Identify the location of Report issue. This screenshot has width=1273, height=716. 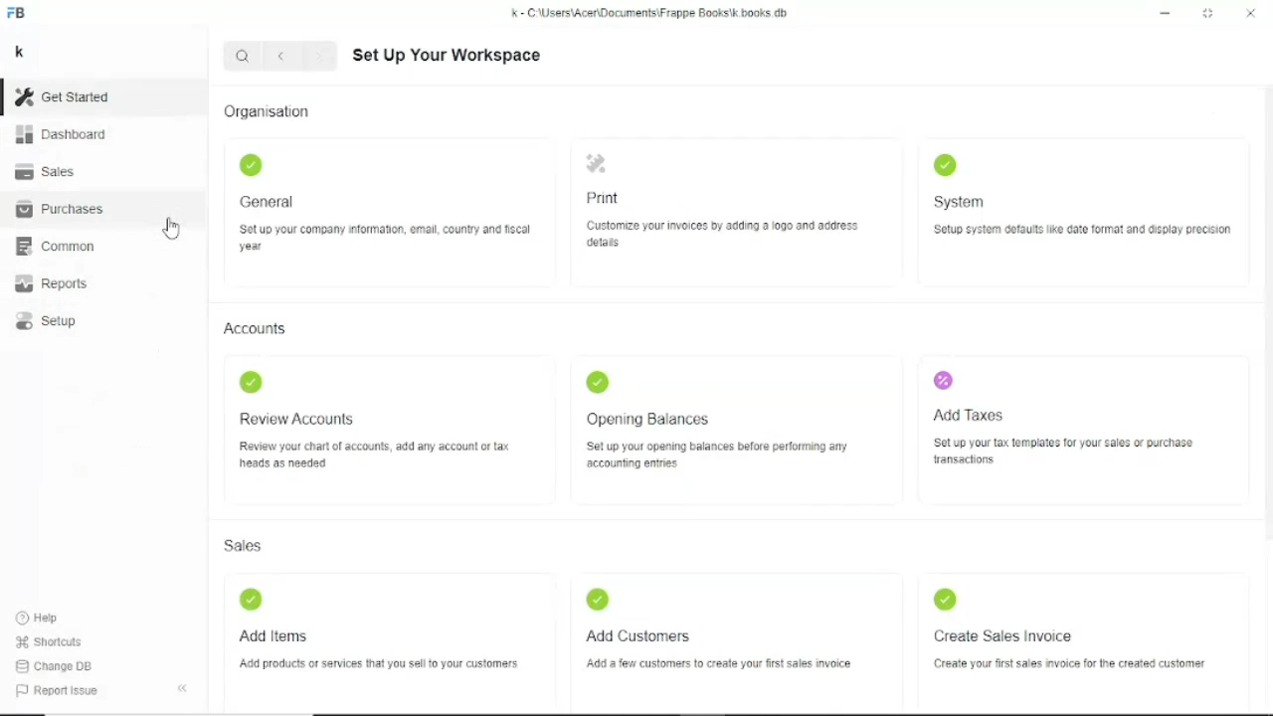
(56, 692).